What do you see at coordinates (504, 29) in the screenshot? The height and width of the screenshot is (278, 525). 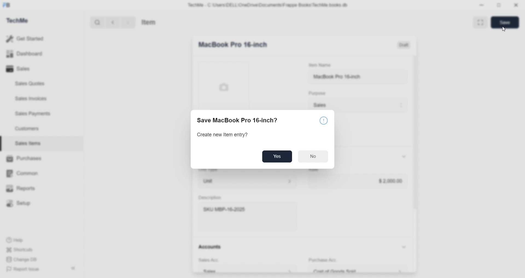 I see `cursor` at bounding box center [504, 29].